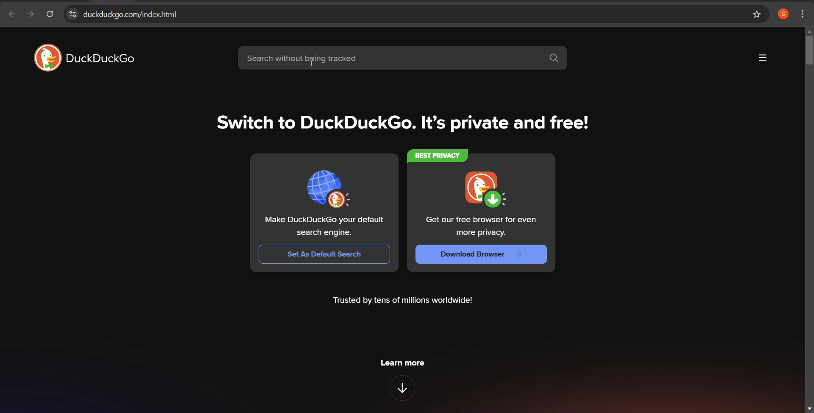  Describe the element at coordinates (783, 14) in the screenshot. I see `profile logged in browser` at that location.